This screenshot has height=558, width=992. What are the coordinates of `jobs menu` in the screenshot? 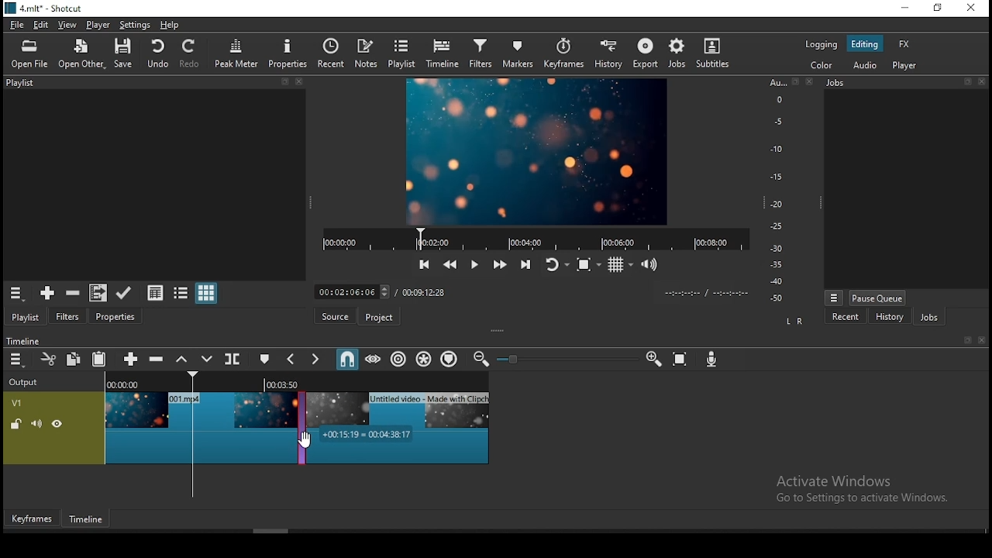 It's located at (834, 298).